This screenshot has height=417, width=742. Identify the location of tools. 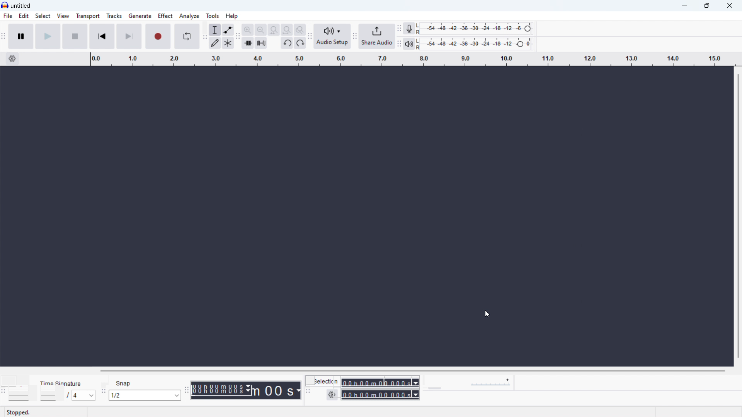
(213, 16).